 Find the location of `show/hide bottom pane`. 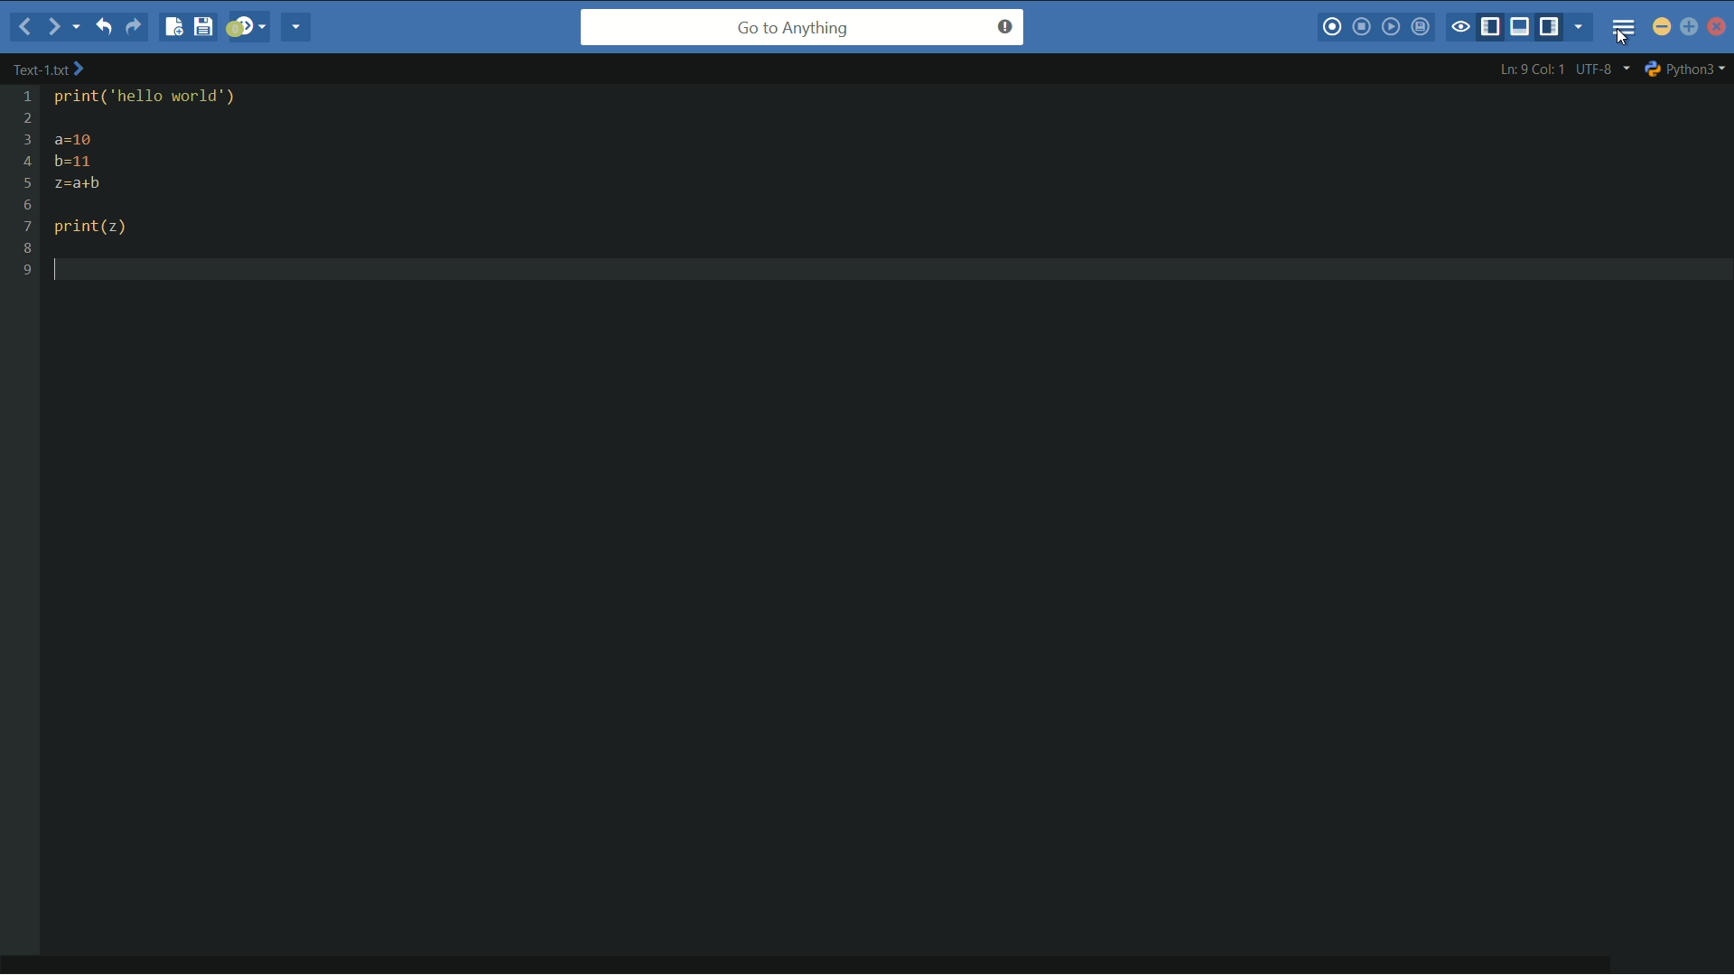

show/hide bottom pane is located at coordinates (1524, 28).